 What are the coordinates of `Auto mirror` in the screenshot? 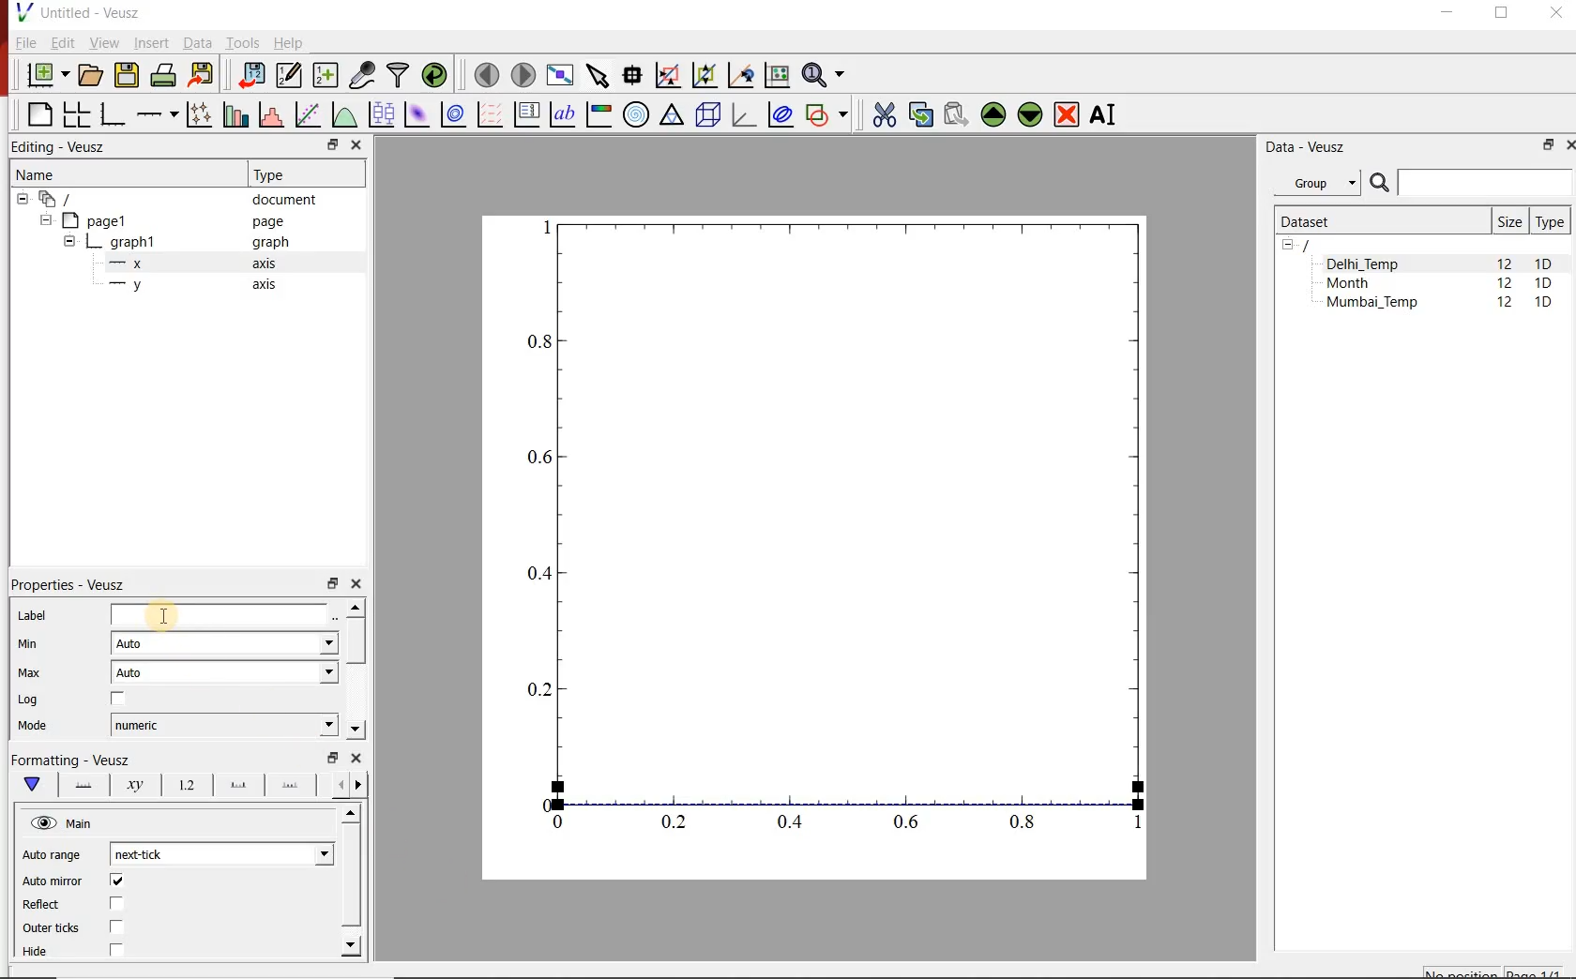 It's located at (53, 882).